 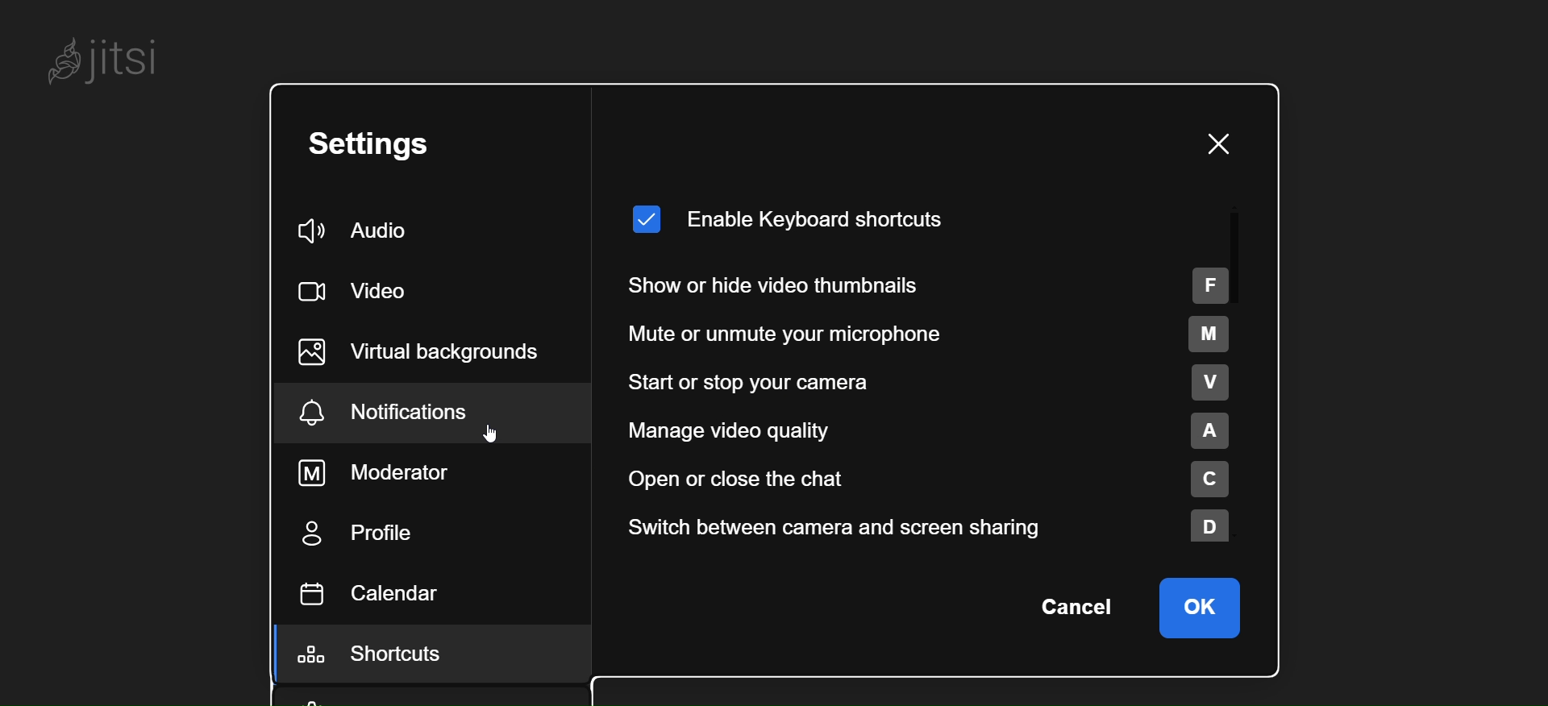 What do you see at coordinates (930, 331) in the screenshot?
I see `mute or unmute your microphone` at bounding box center [930, 331].